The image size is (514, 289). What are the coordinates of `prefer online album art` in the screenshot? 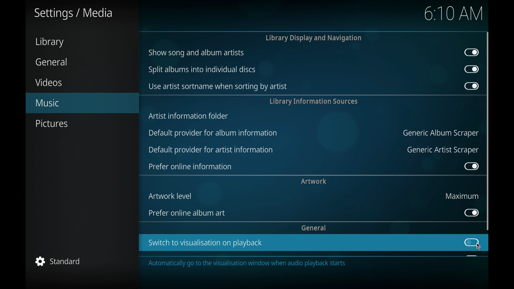 It's located at (188, 213).